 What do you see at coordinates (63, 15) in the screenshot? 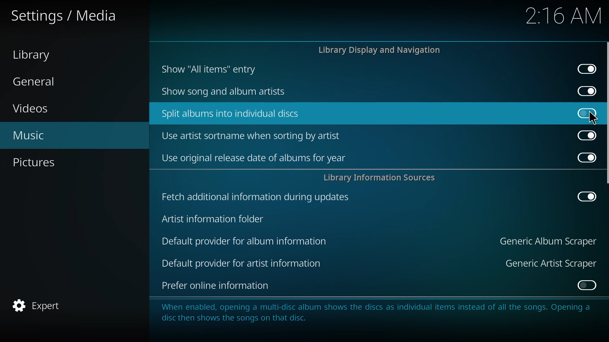
I see `settings media` at bounding box center [63, 15].